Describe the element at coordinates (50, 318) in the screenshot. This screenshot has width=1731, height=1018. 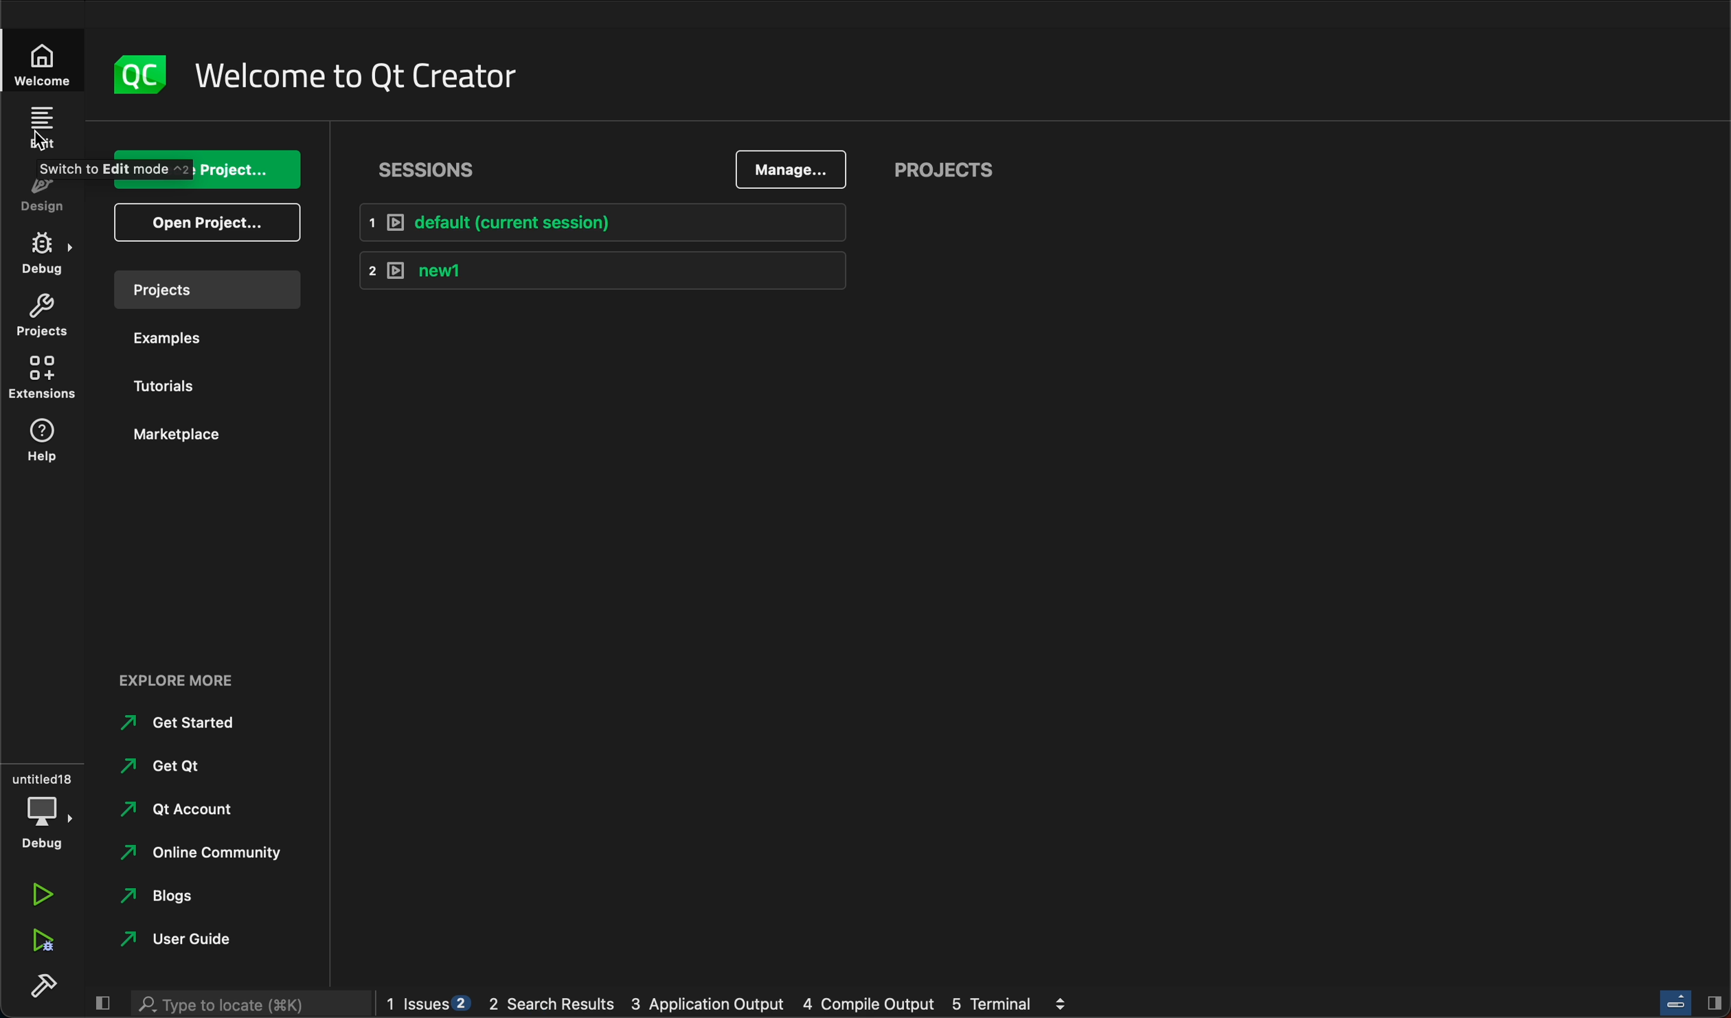
I see `project` at that location.